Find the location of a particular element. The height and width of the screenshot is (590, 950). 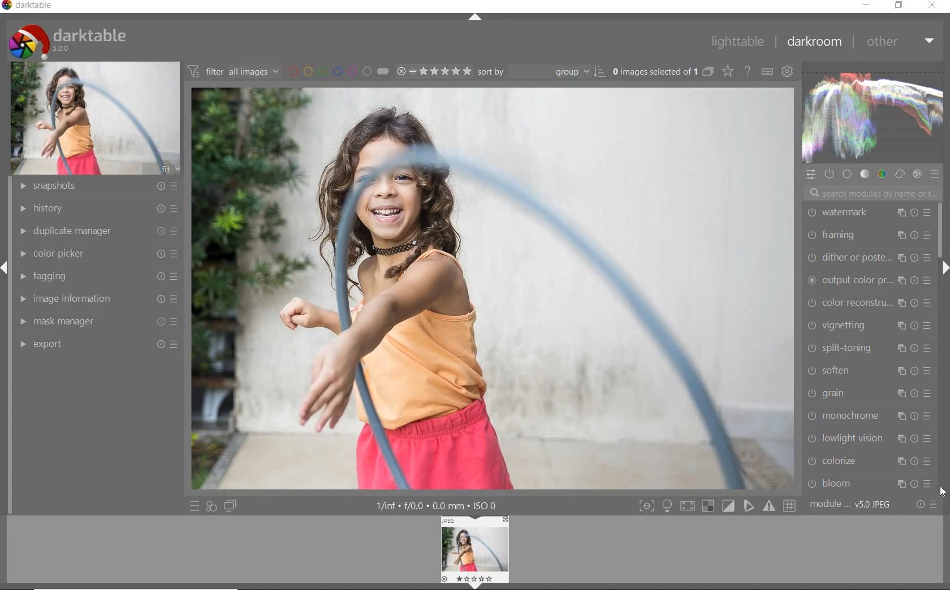

preset is located at coordinates (936, 176).